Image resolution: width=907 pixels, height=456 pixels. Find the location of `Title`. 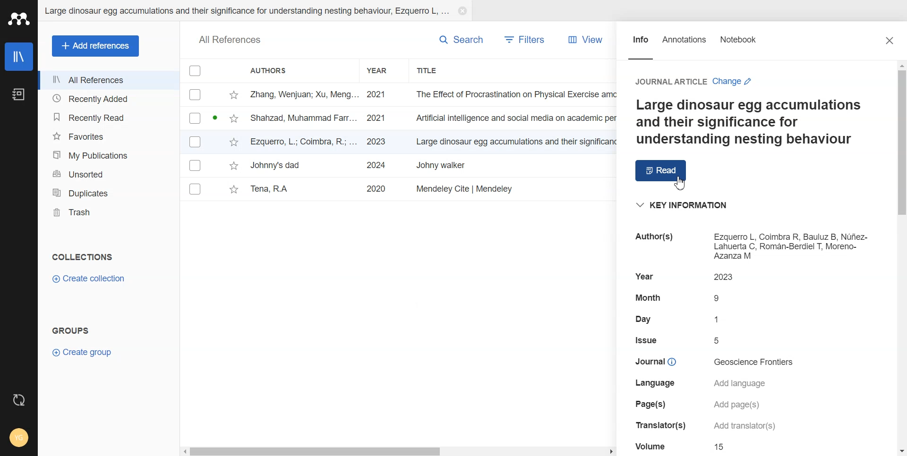

Title is located at coordinates (431, 71).